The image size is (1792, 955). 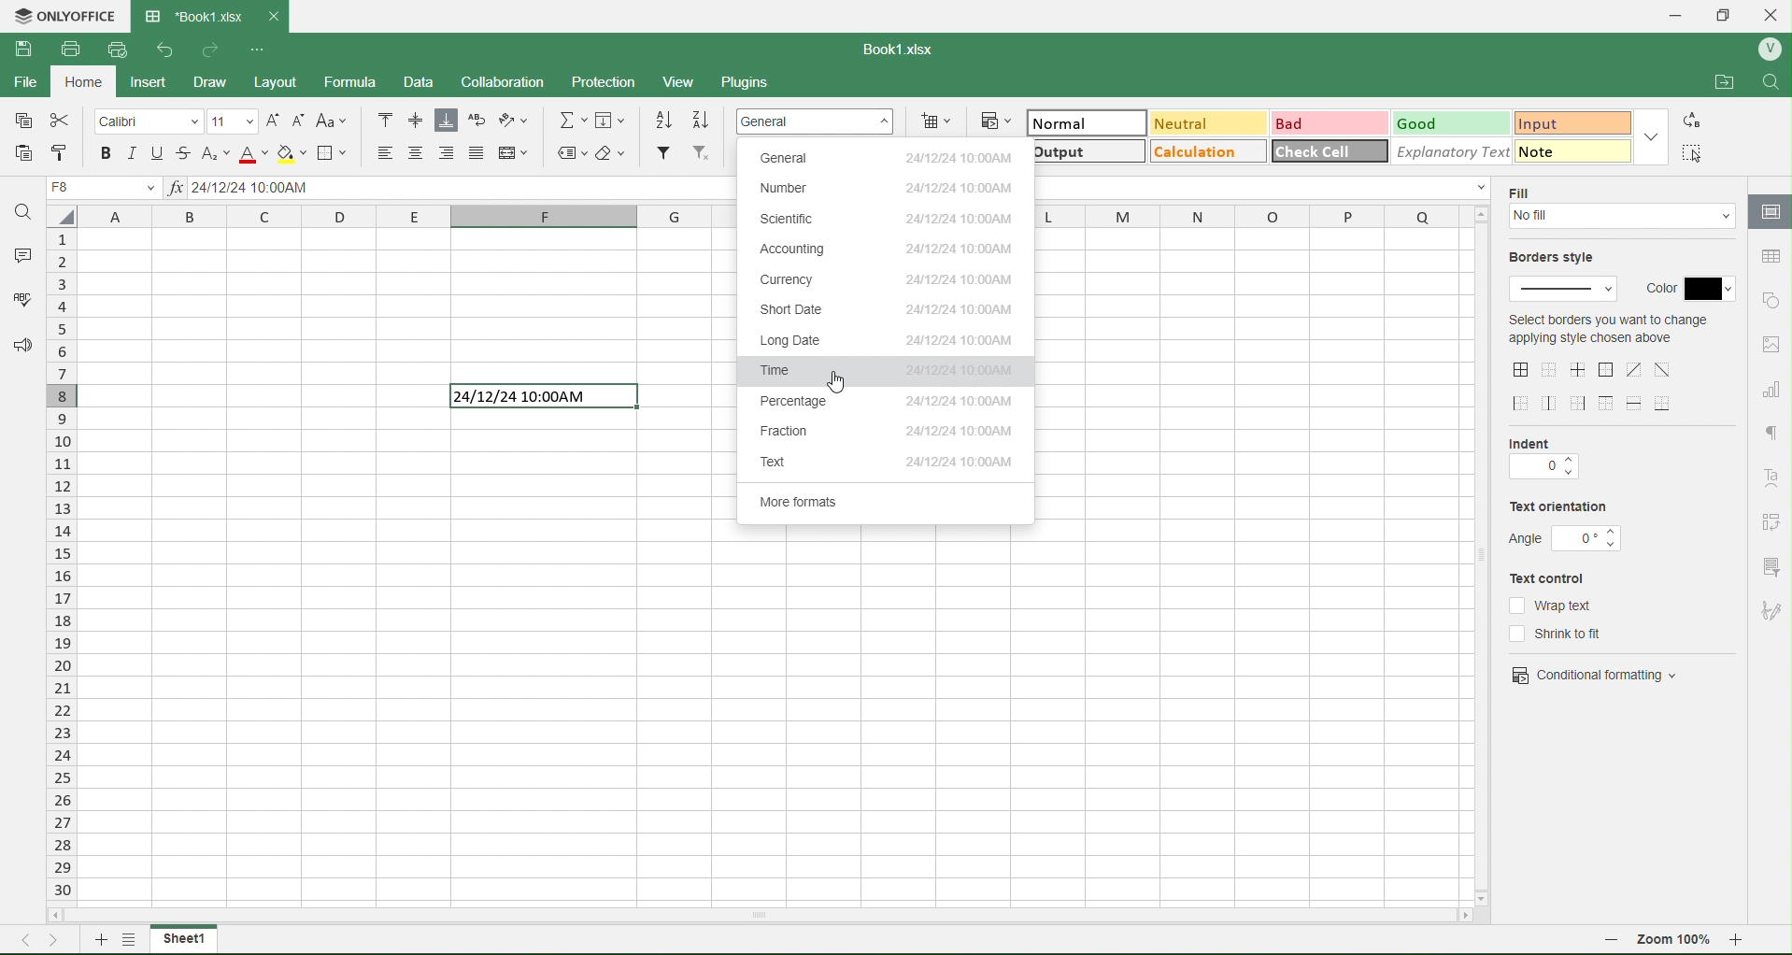 What do you see at coordinates (1771, 432) in the screenshot?
I see `show/hide paragraph` at bounding box center [1771, 432].